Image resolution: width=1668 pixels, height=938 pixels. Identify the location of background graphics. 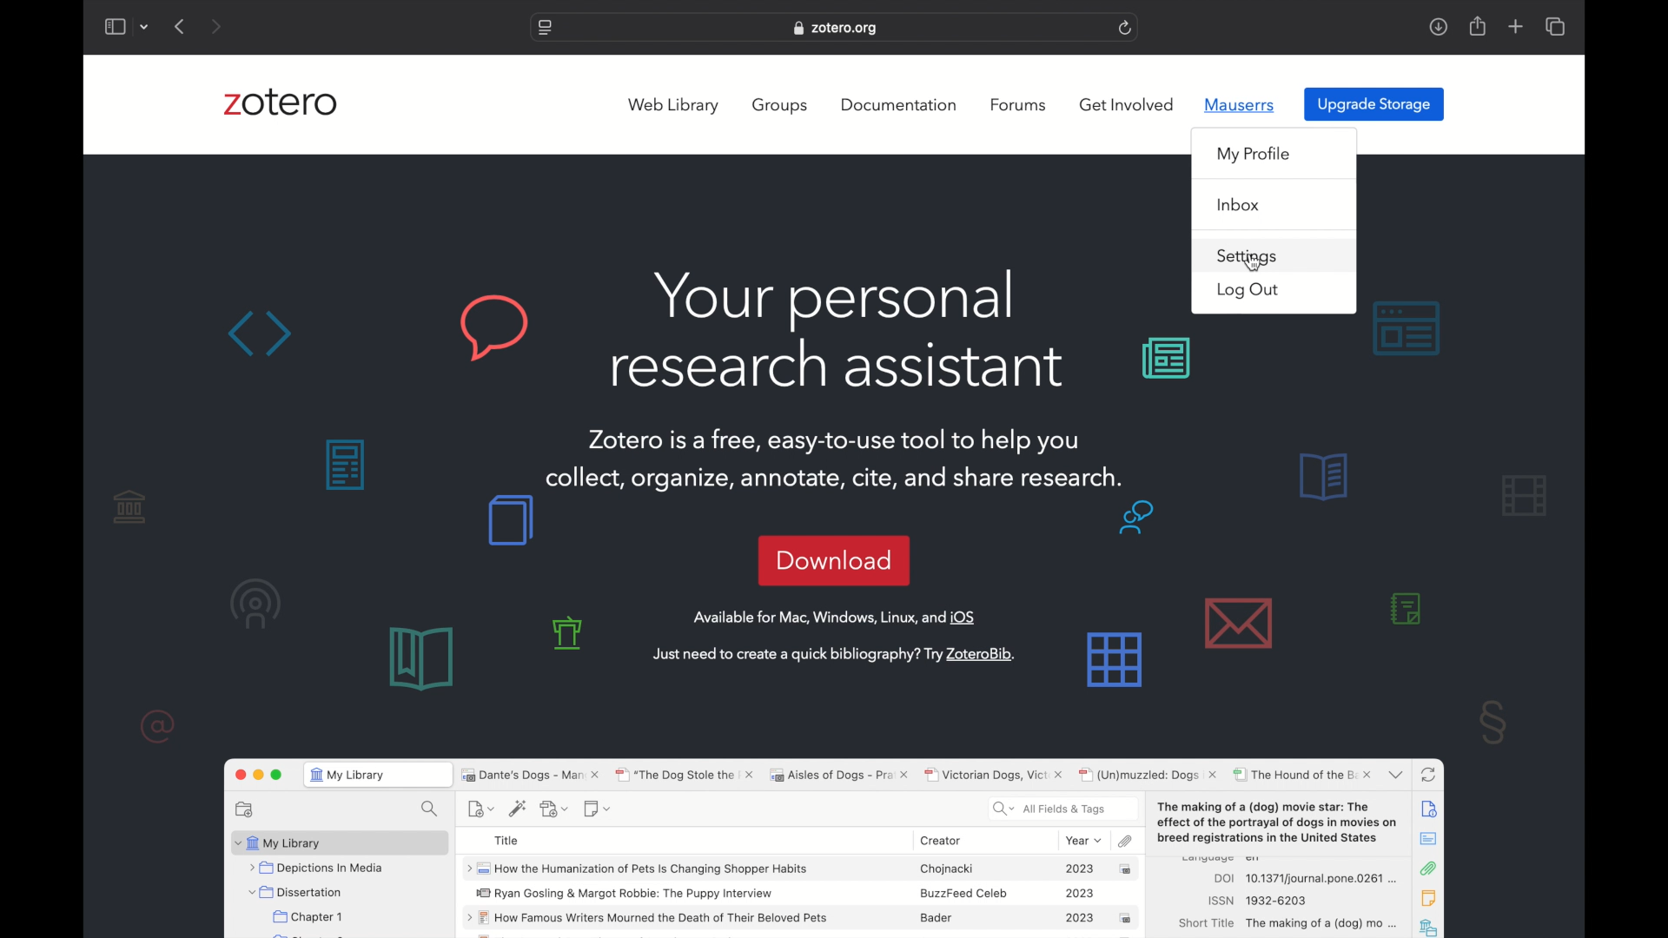
(382, 330).